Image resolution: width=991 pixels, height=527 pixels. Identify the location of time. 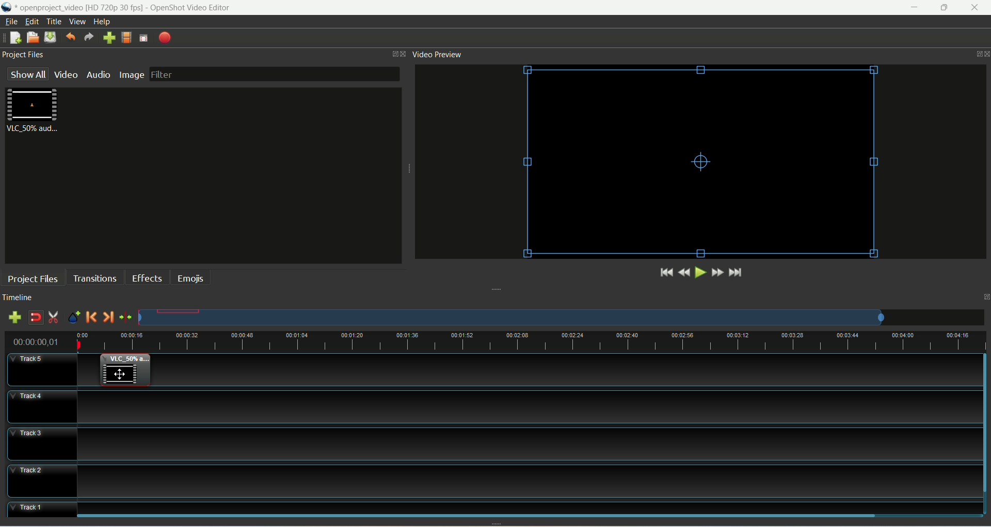
(41, 340).